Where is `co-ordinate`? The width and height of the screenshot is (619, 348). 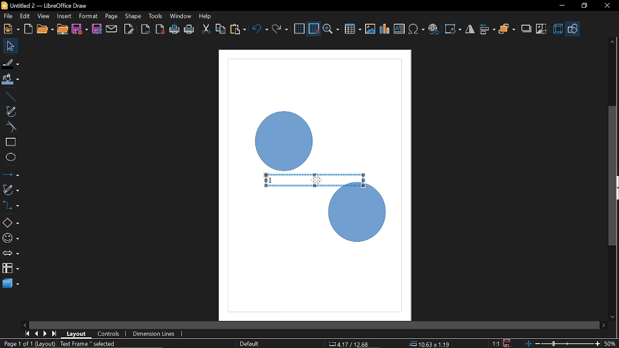
co-ordinate is located at coordinates (429, 344).